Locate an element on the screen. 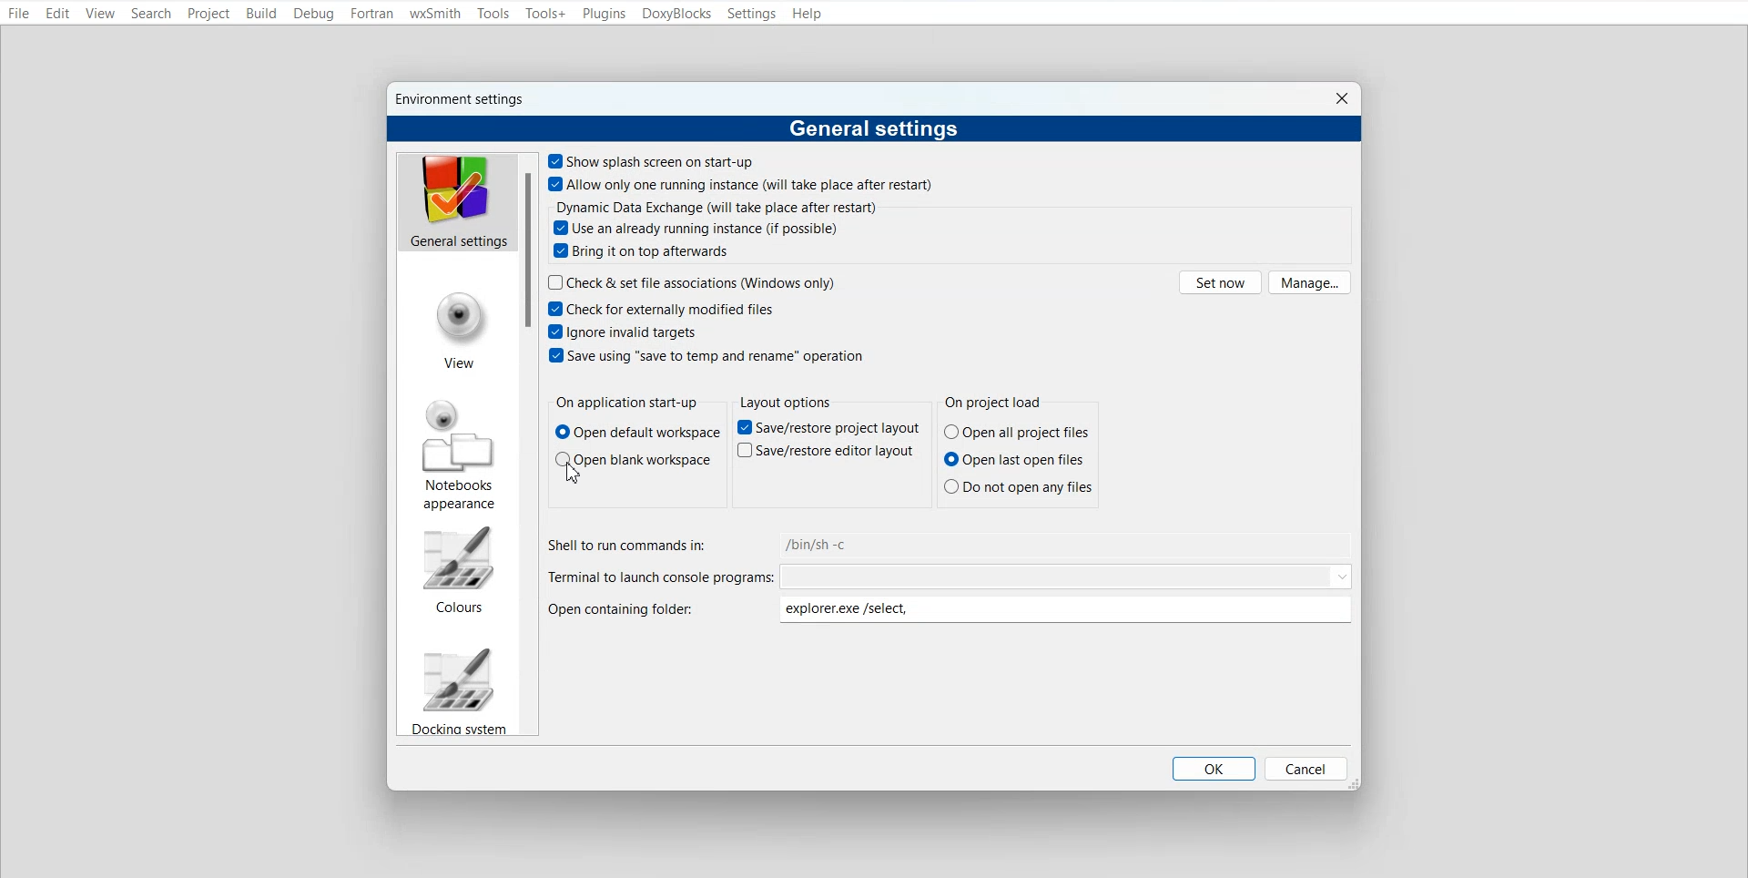 The width and height of the screenshot is (1748, 878). Ignore invalid Target is located at coordinates (626, 331).